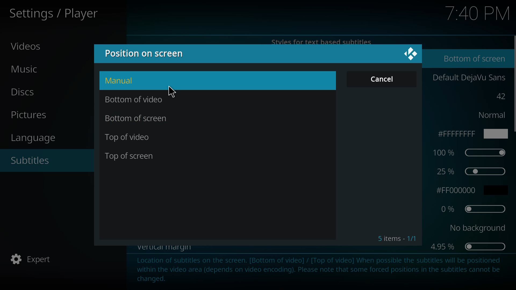 The height and width of the screenshot is (290, 516). Describe the element at coordinates (120, 81) in the screenshot. I see `manual` at that location.